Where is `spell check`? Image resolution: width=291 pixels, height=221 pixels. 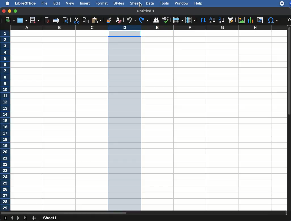
spell check is located at coordinates (165, 20).